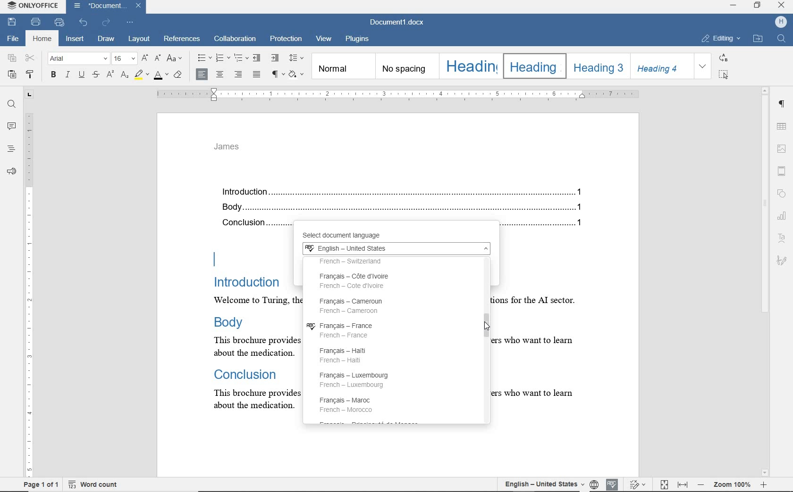 Image resolution: width=793 pixels, height=492 pixels. What do you see at coordinates (204, 58) in the screenshot?
I see `bullets` at bounding box center [204, 58].